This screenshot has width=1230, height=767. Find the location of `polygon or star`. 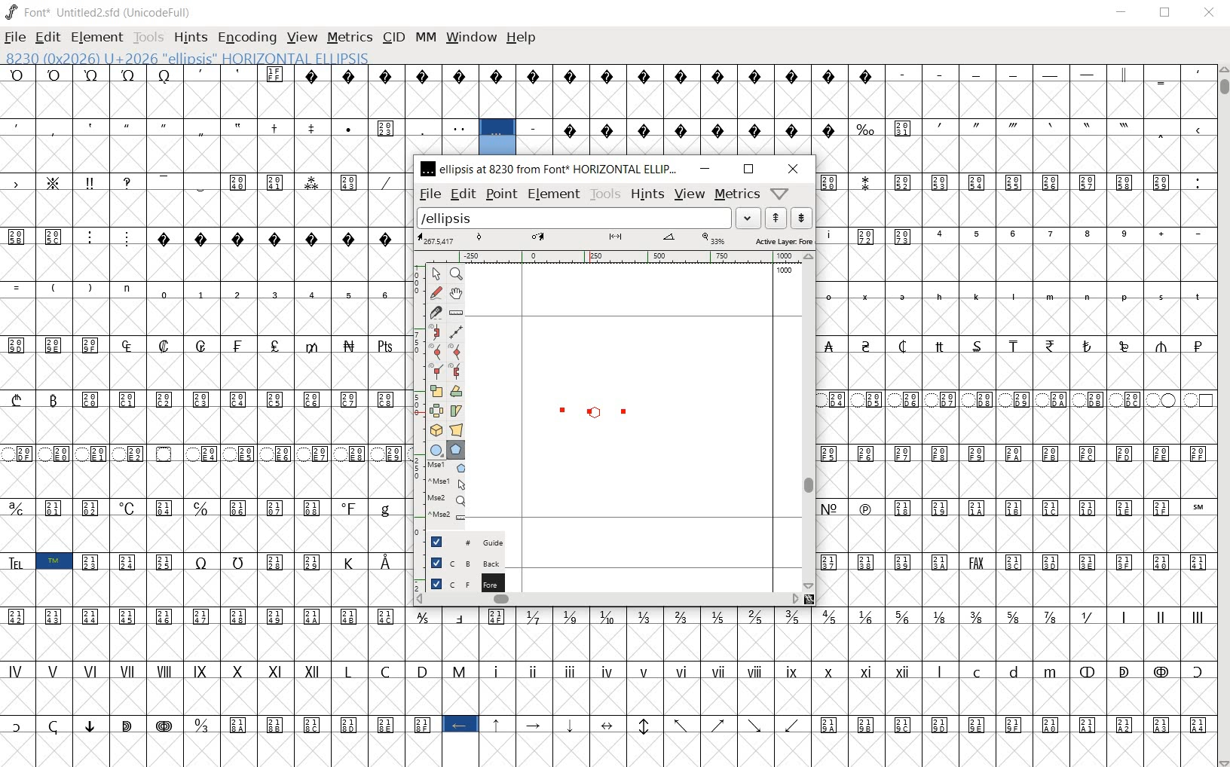

polygon or star is located at coordinates (455, 451).